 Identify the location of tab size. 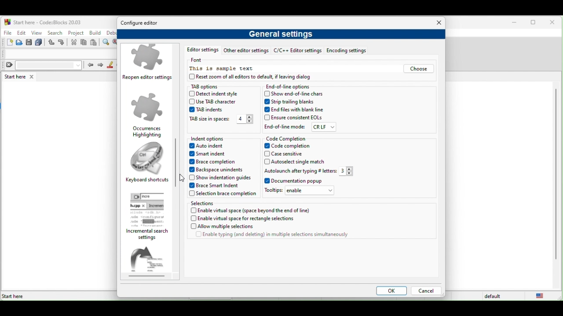
(209, 120).